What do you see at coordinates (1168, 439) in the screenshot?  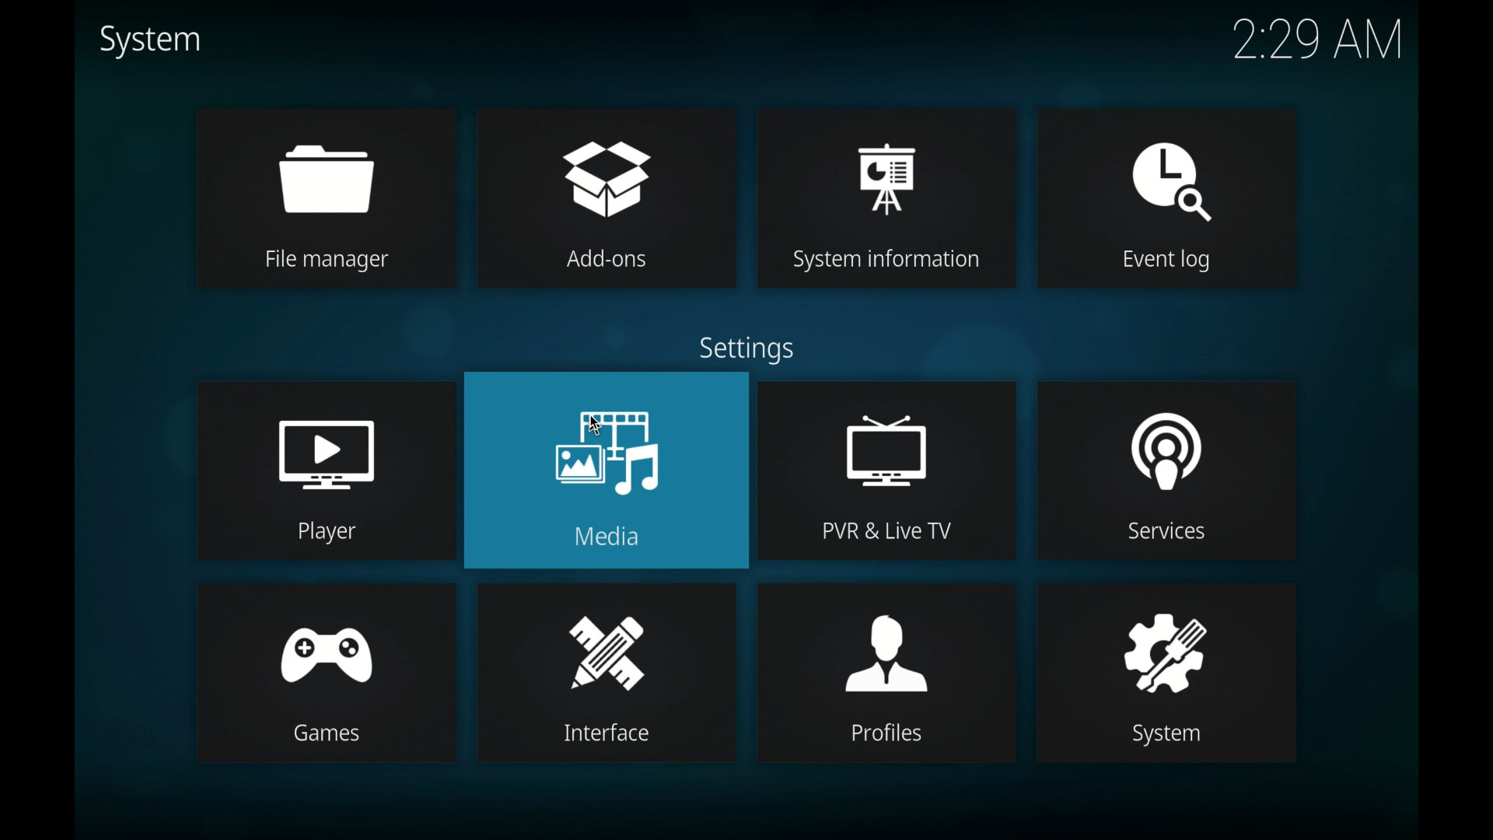 I see `services` at bounding box center [1168, 439].